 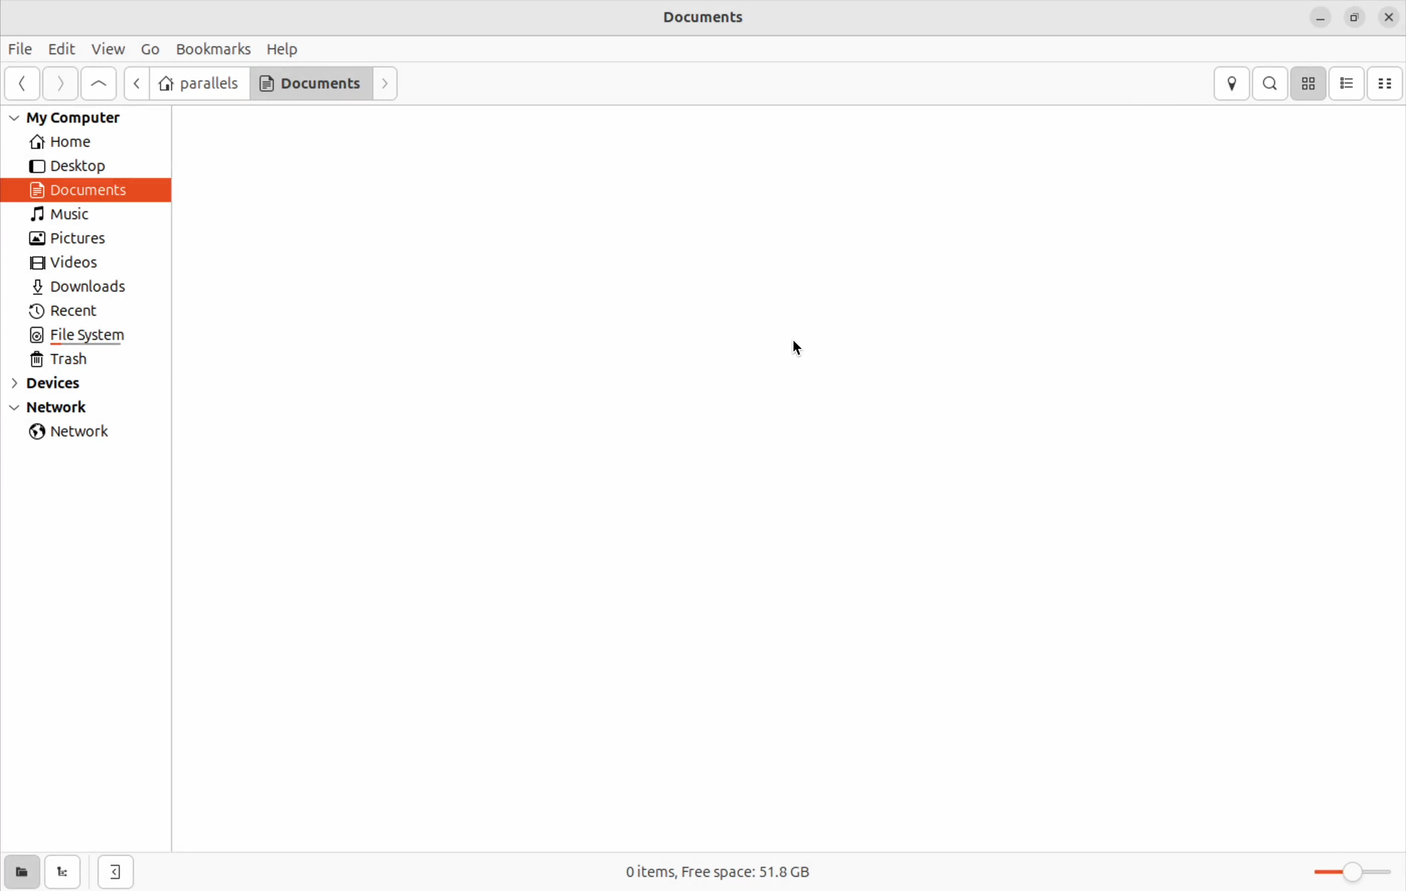 What do you see at coordinates (197, 83) in the screenshot?
I see `parallels` at bounding box center [197, 83].